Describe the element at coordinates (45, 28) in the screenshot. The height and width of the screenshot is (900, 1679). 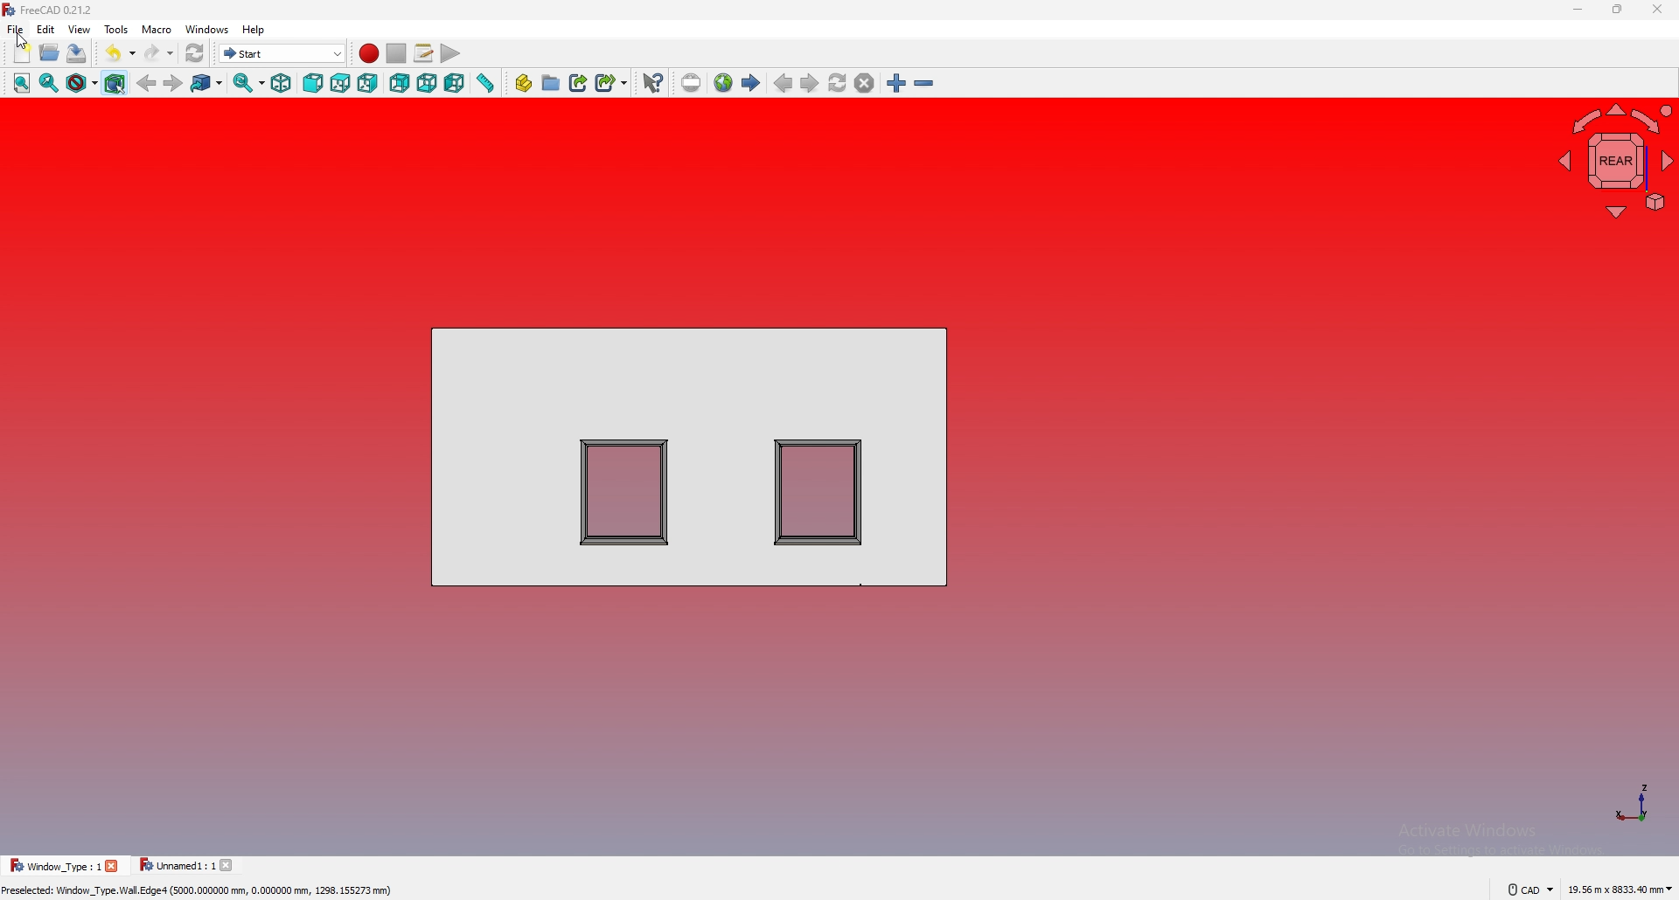
I see `edit` at that location.